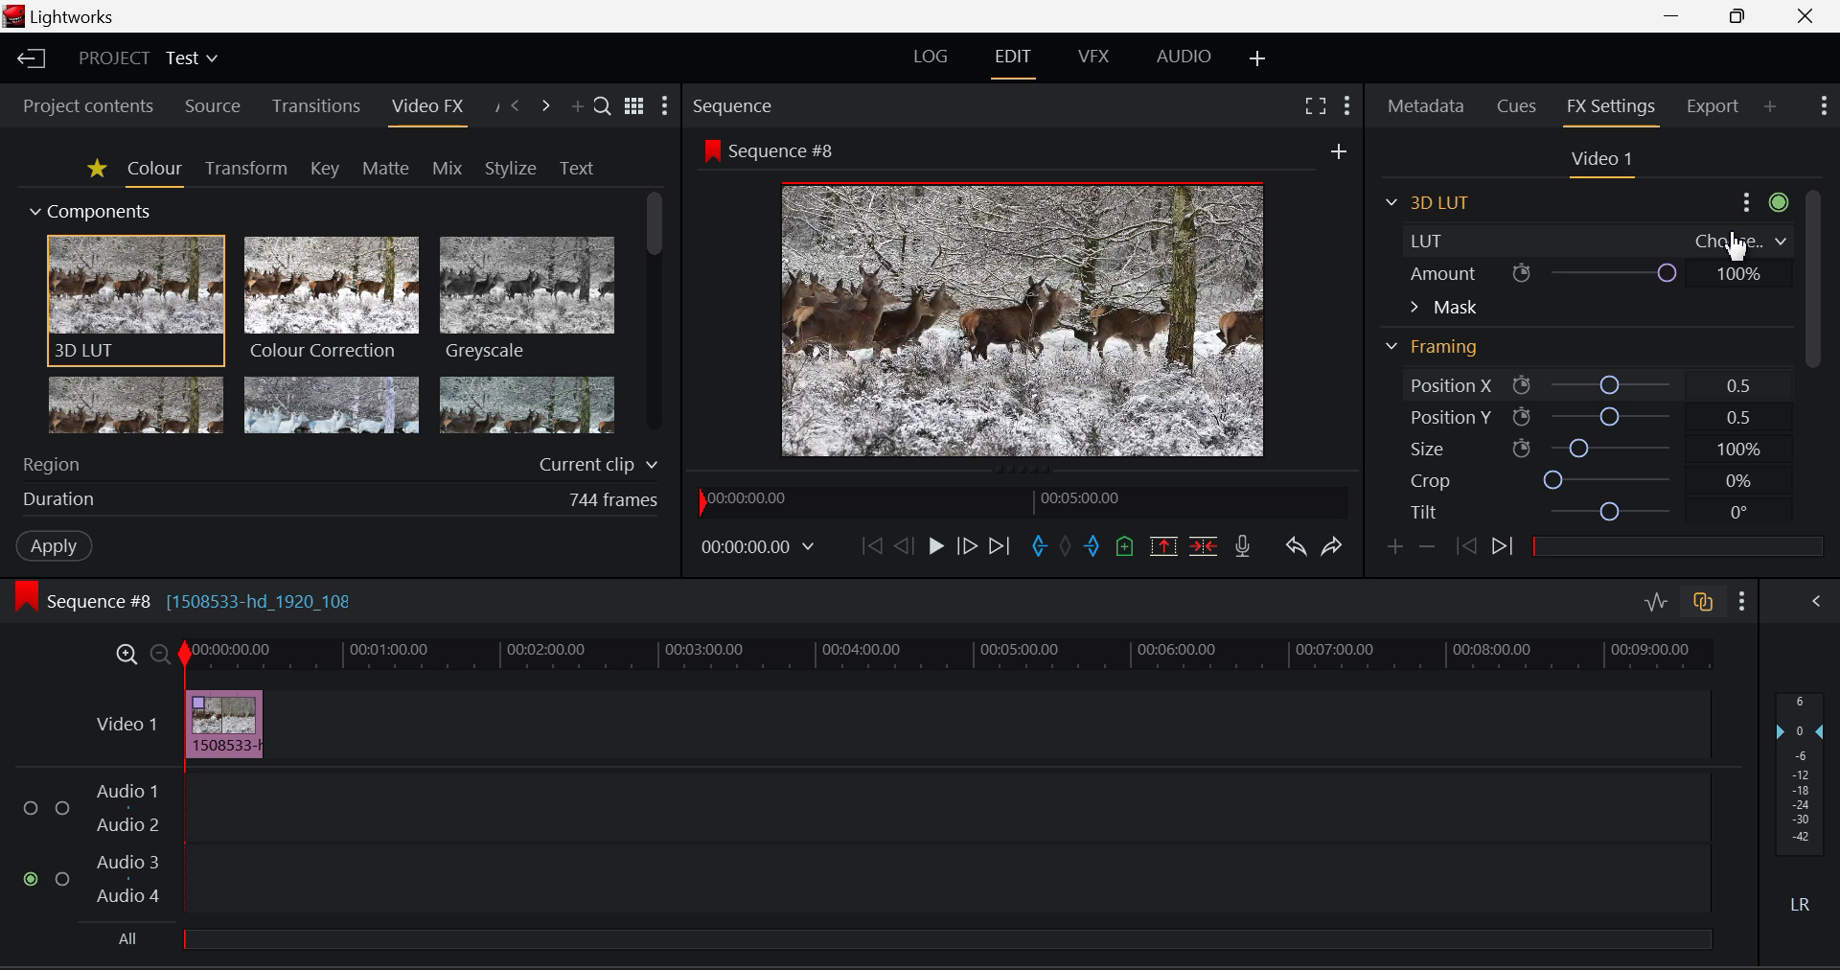 This screenshot has width=1840, height=970. Describe the element at coordinates (30, 808) in the screenshot. I see `Audio Input Checkbox` at that location.